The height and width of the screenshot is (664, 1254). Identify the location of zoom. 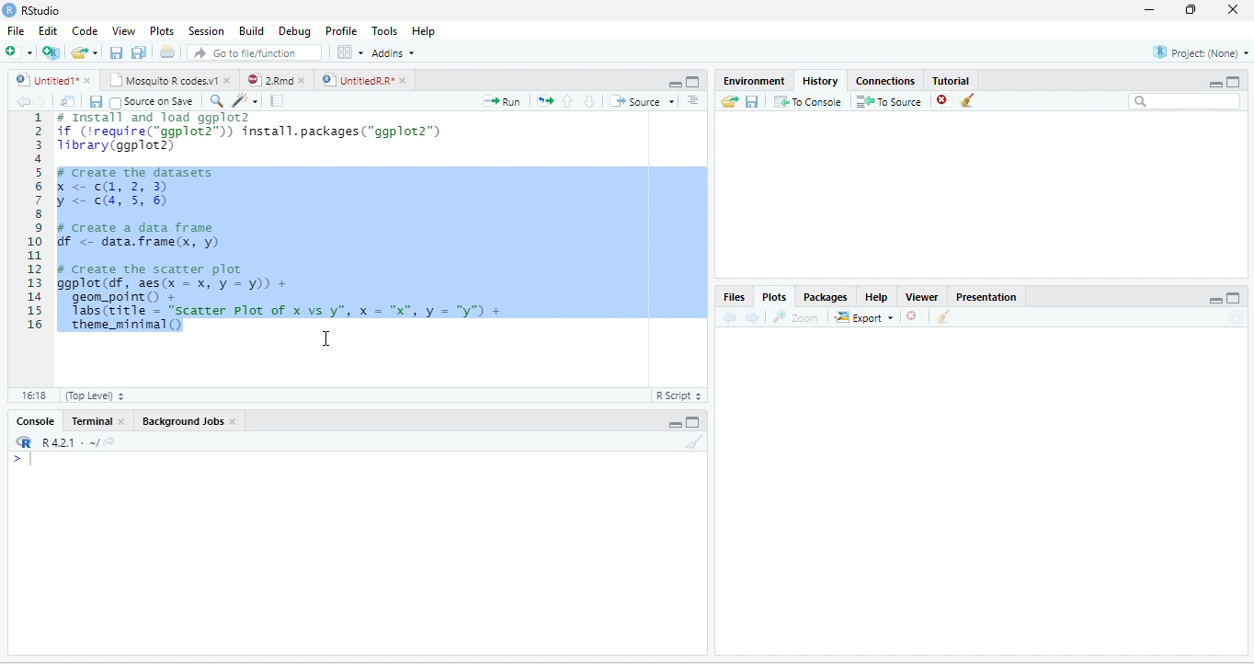
(796, 316).